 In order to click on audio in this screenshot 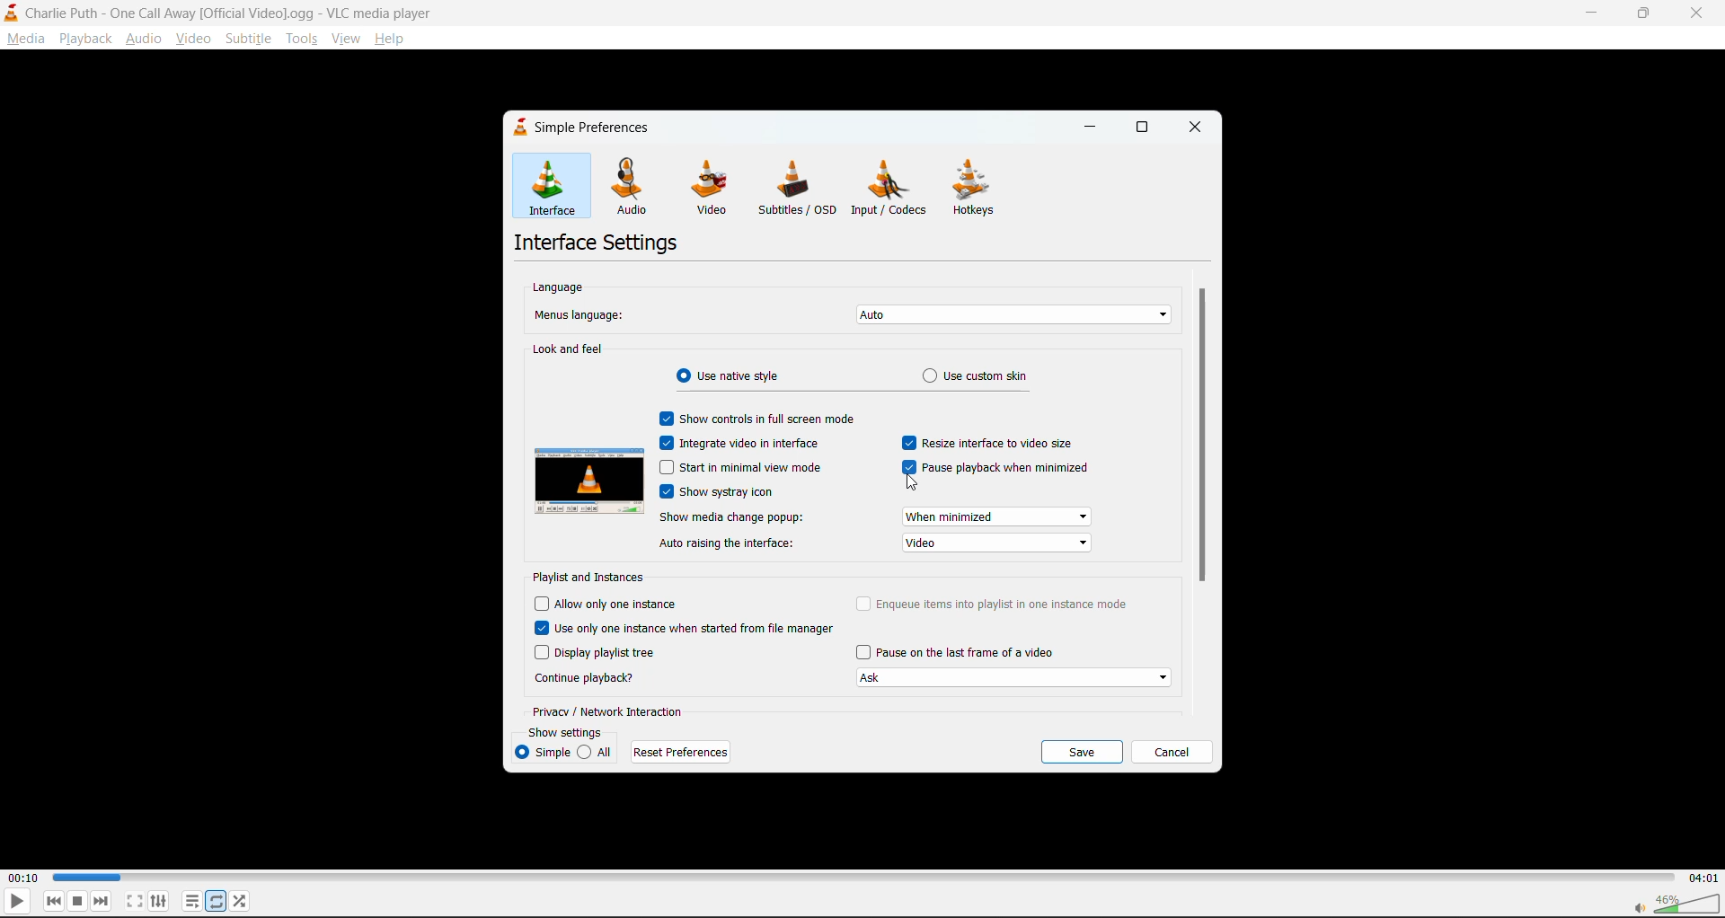, I will do `click(144, 39)`.